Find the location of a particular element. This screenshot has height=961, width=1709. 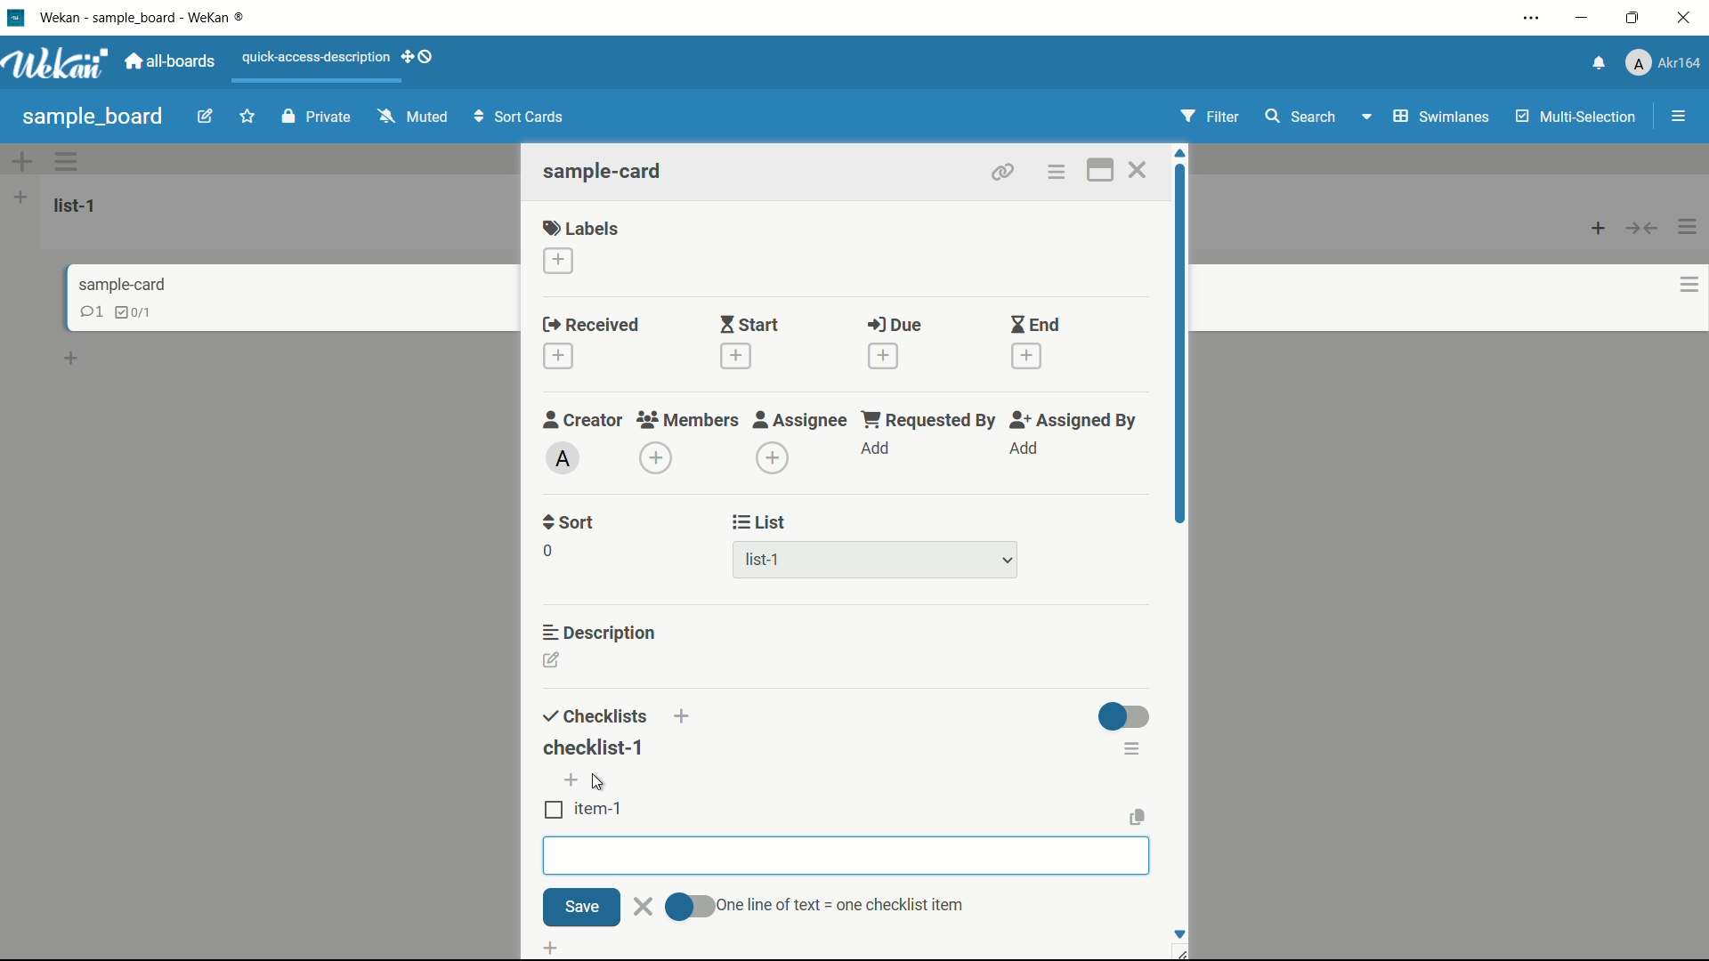

add date is located at coordinates (883, 357).